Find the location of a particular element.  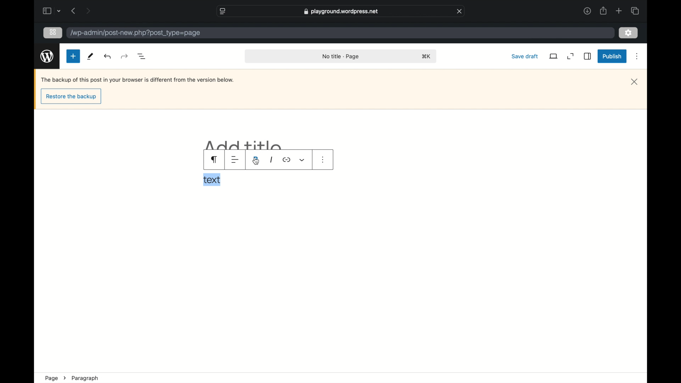

paragraph is located at coordinates (215, 160).